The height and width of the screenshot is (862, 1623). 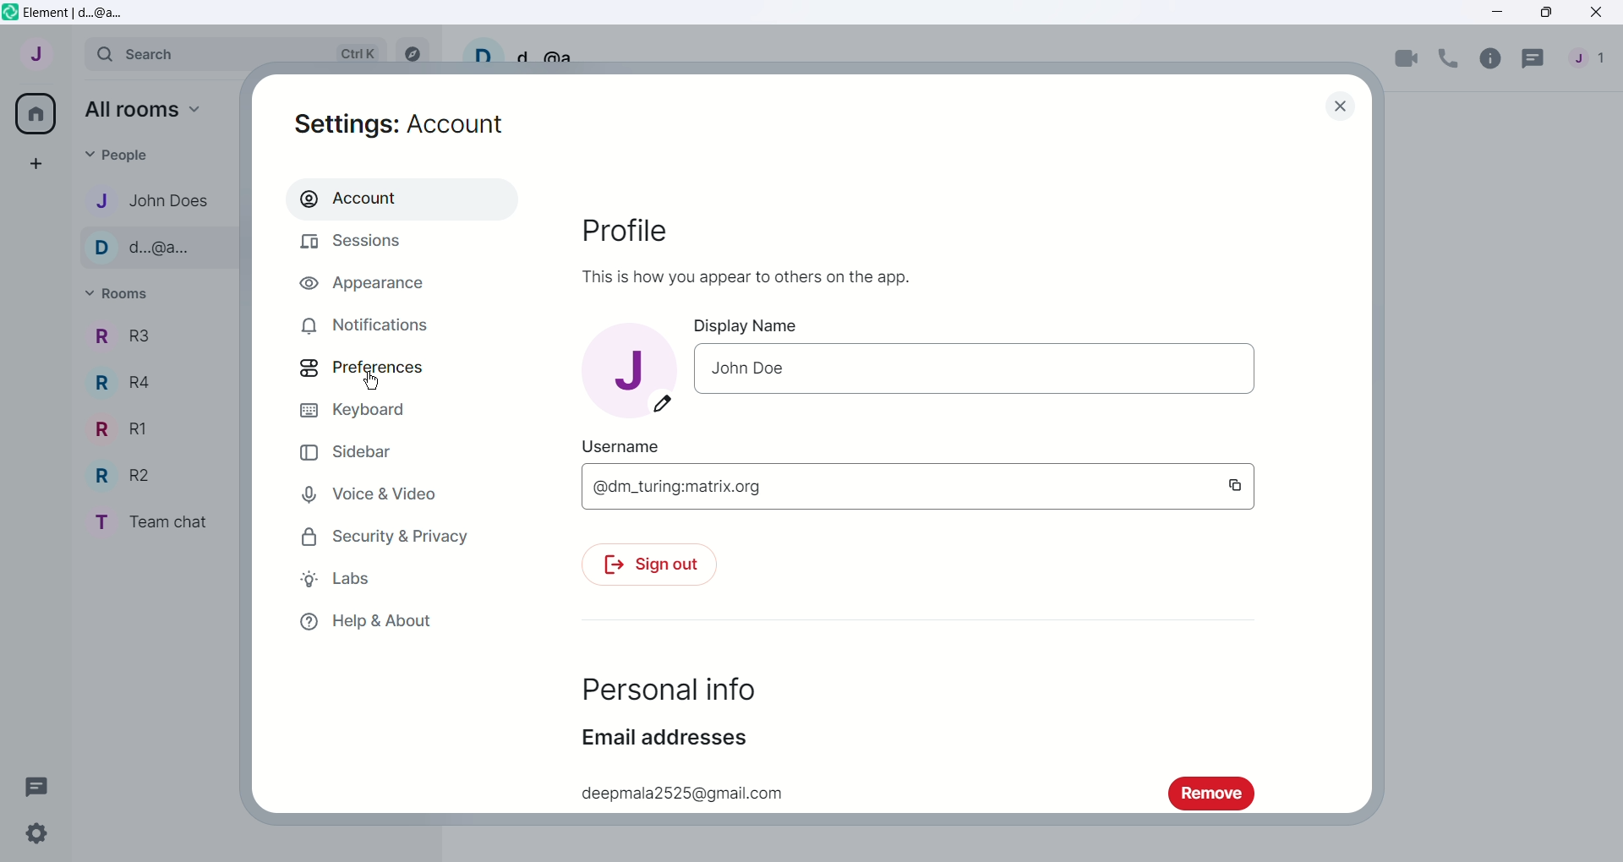 I want to click on Quick Settings, so click(x=36, y=834).